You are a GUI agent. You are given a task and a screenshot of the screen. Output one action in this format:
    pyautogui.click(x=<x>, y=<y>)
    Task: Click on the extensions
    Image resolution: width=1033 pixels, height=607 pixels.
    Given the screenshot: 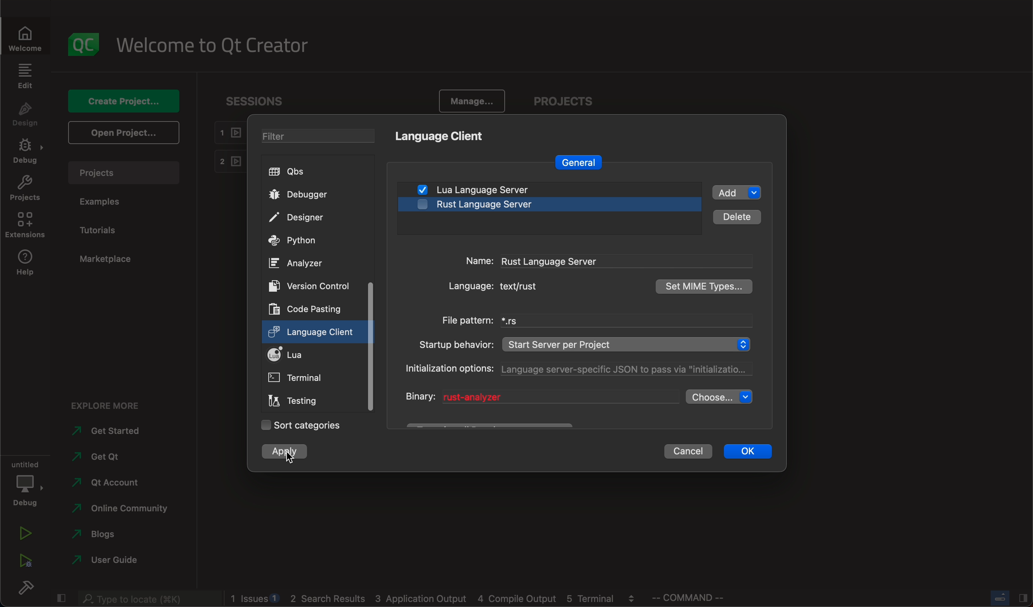 What is the action you would take?
    pyautogui.click(x=25, y=226)
    